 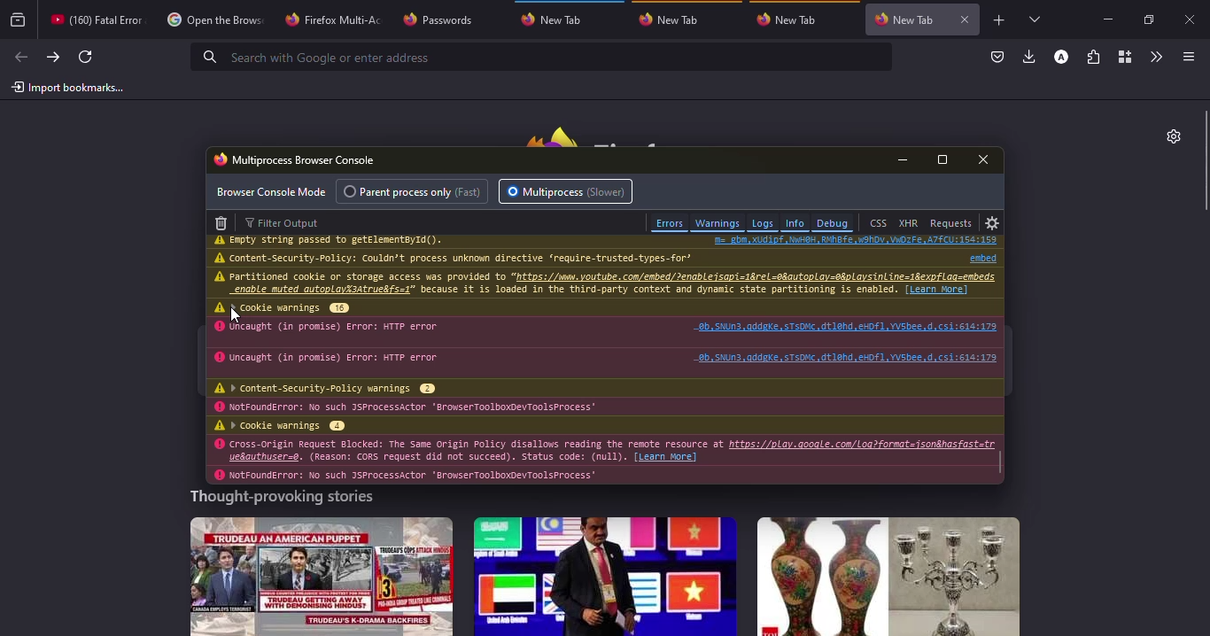 I want to click on profile, so click(x=1060, y=57).